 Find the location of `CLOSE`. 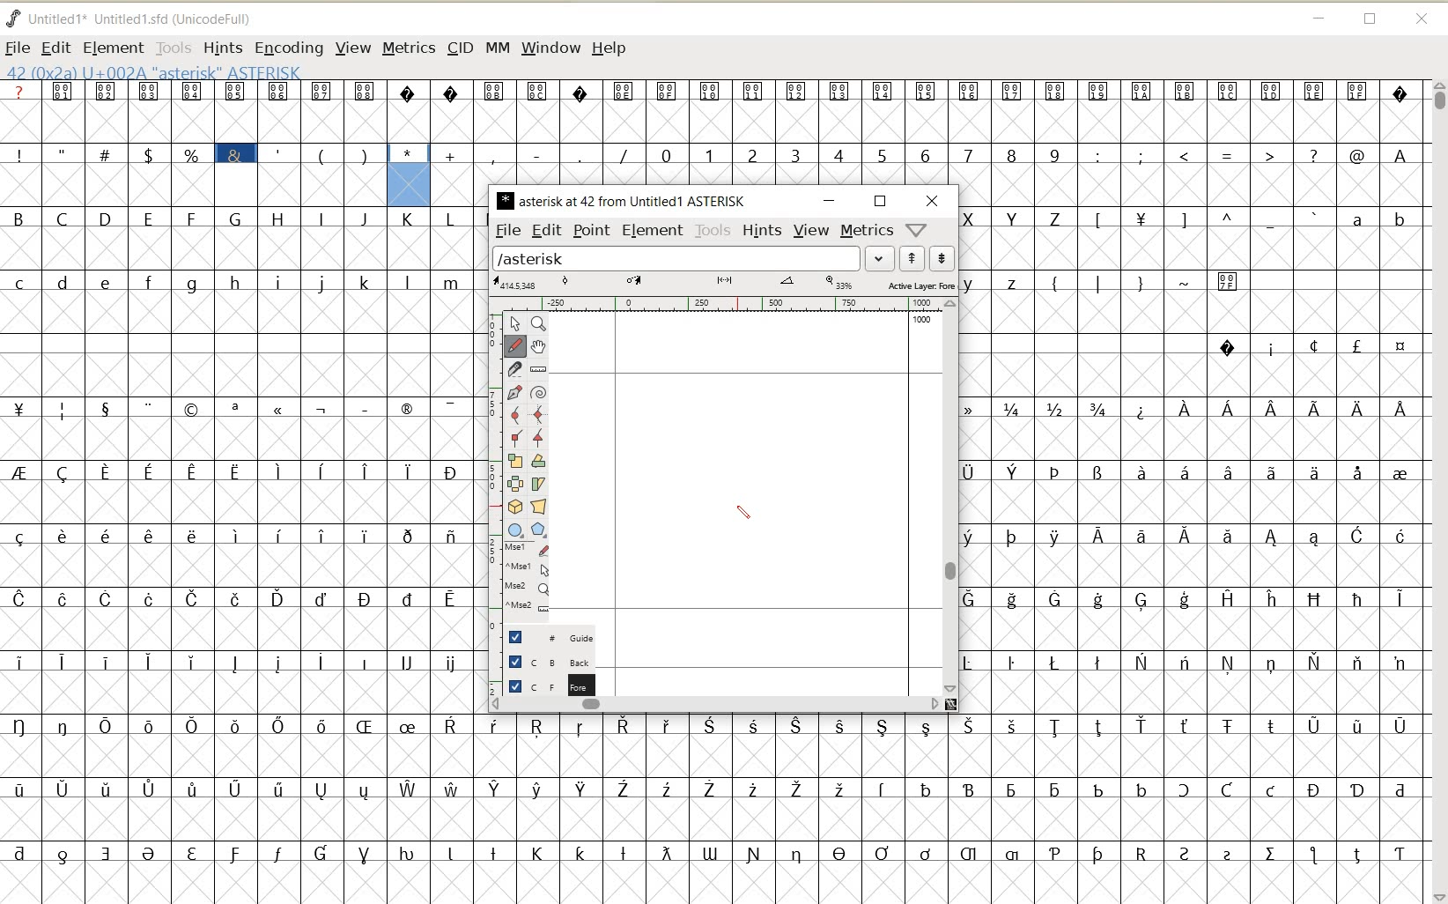

CLOSE is located at coordinates (1421, 19).